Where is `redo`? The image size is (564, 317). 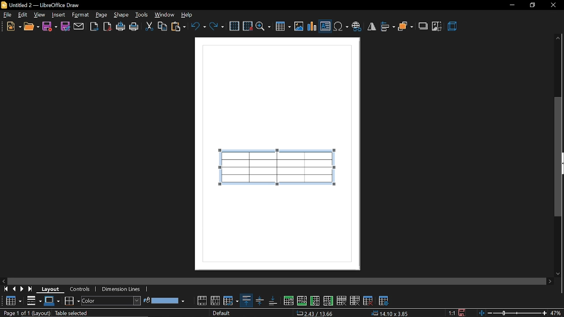 redo is located at coordinates (217, 27).